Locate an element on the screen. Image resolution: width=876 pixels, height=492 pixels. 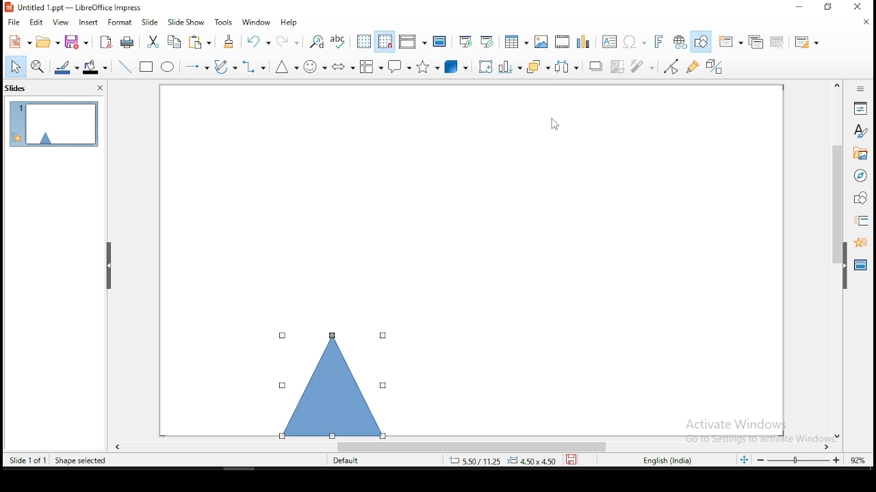
animation is located at coordinates (860, 243).